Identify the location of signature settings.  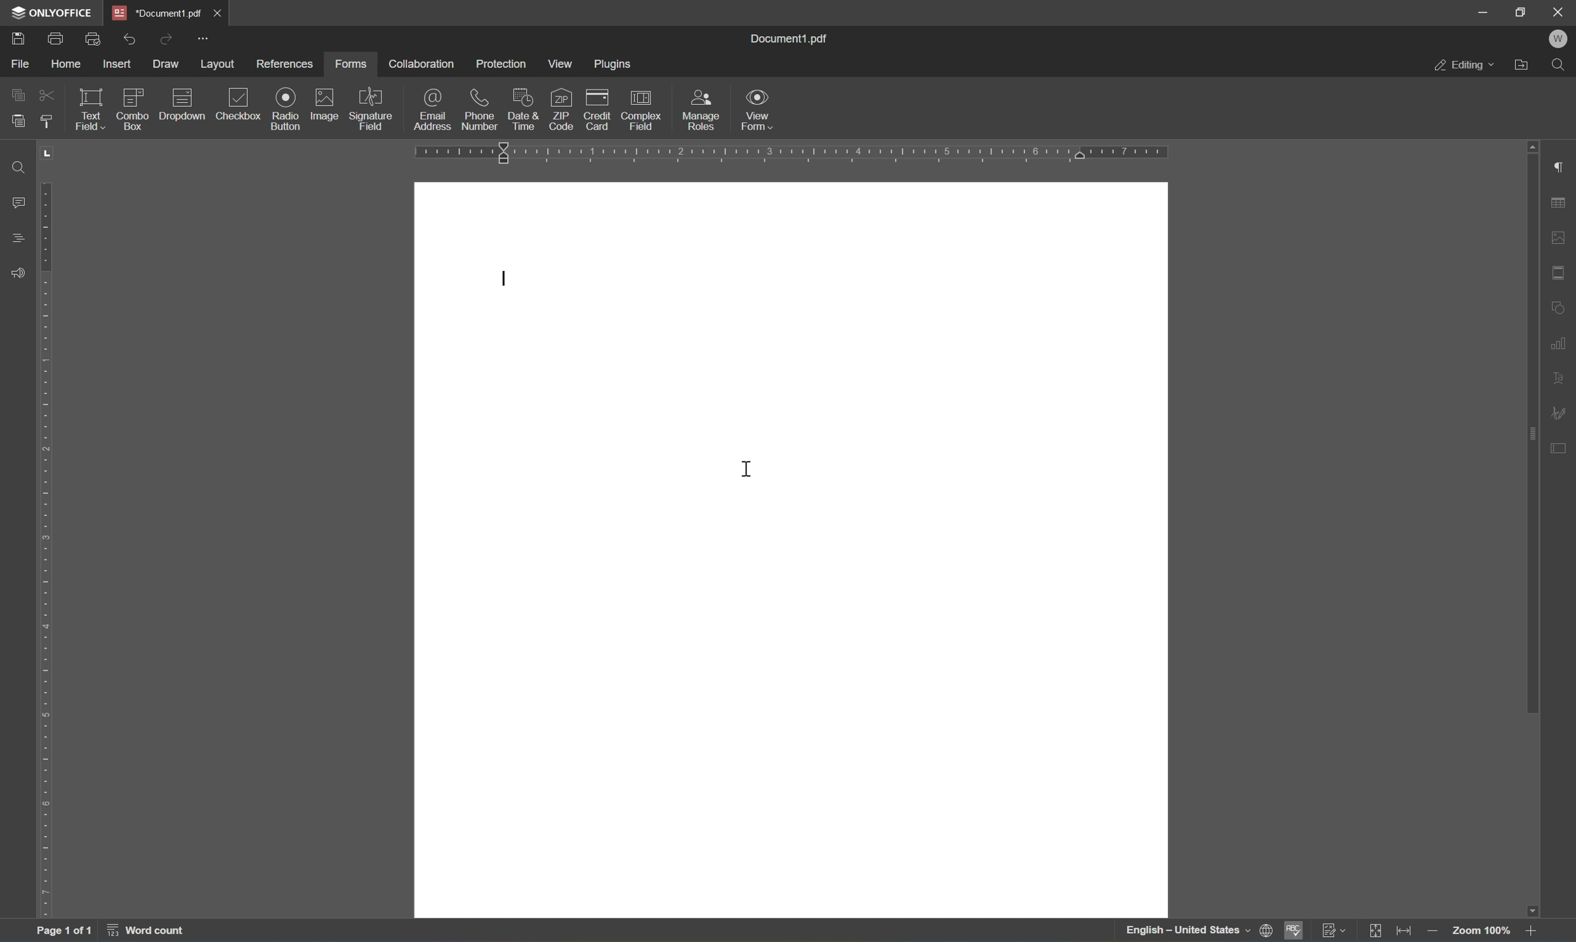
(1563, 411).